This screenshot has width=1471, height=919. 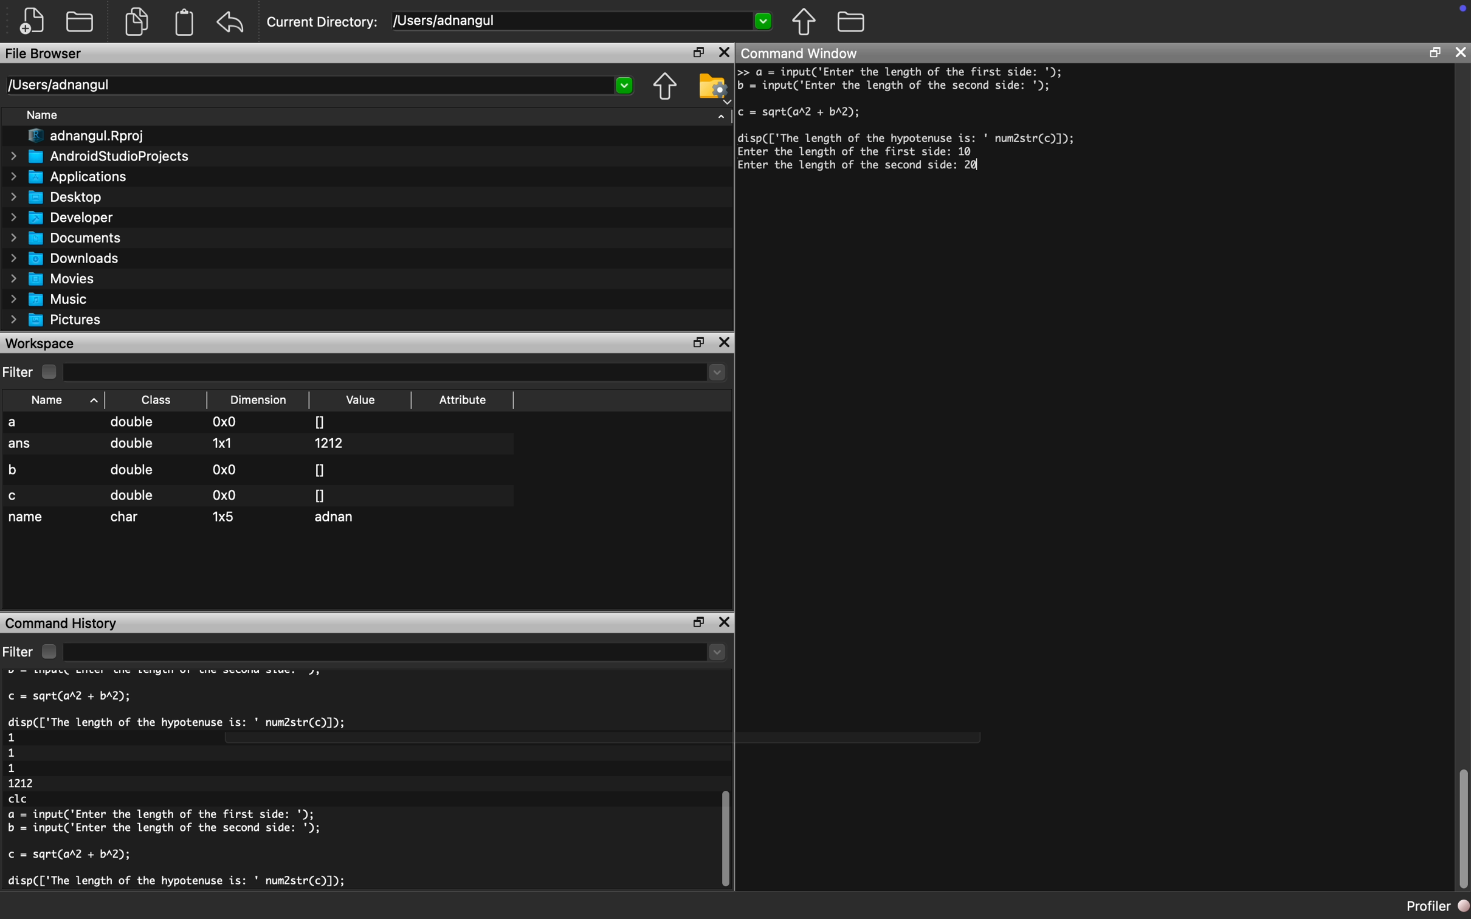 What do you see at coordinates (19, 373) in the screenshot?
I see `Filter` at bounding box center [19, 373].